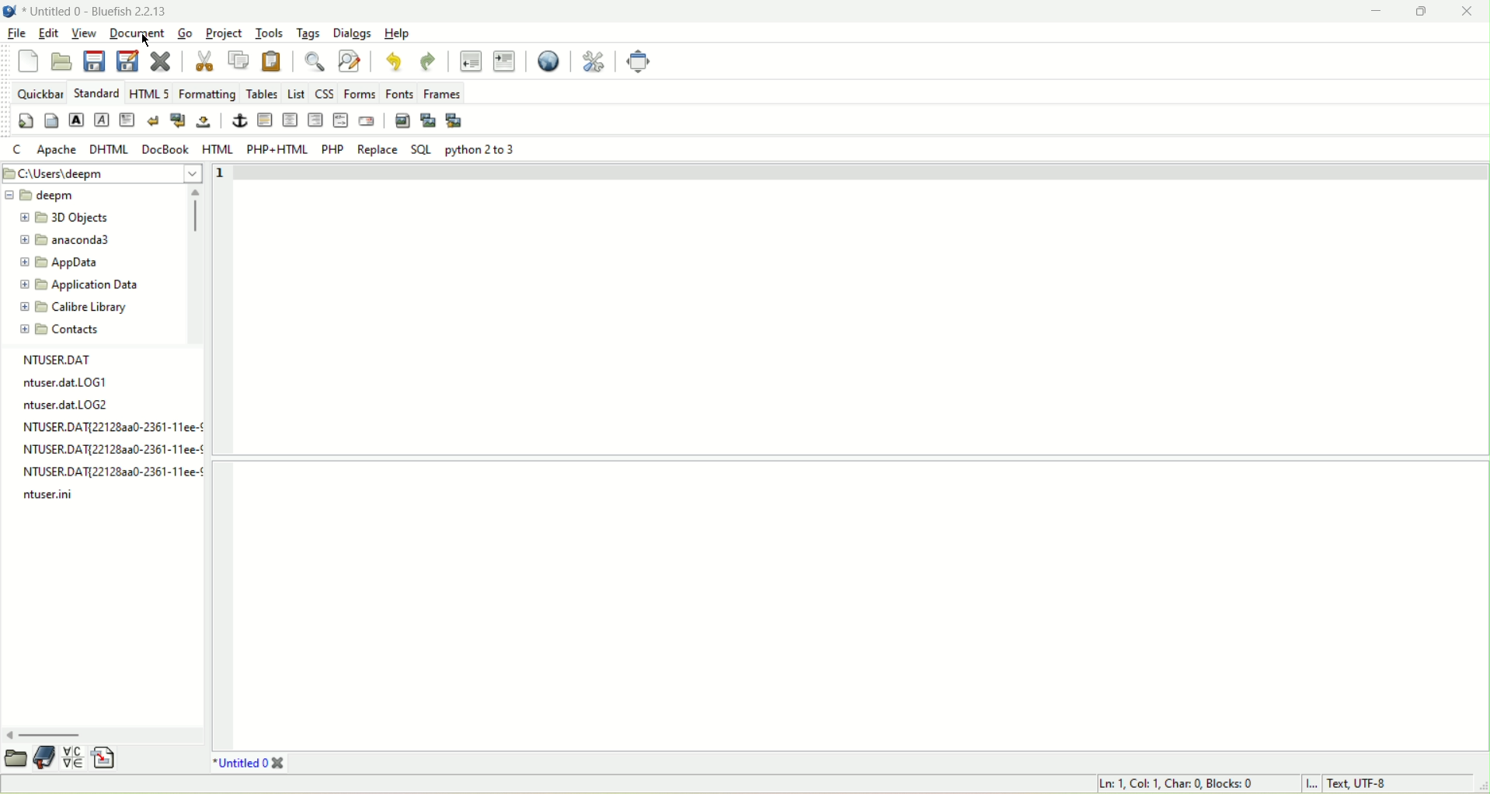  What do you see at coordinates (78, 284) in the screenshot?
I see `folder name` at bounding box center [78, 284].